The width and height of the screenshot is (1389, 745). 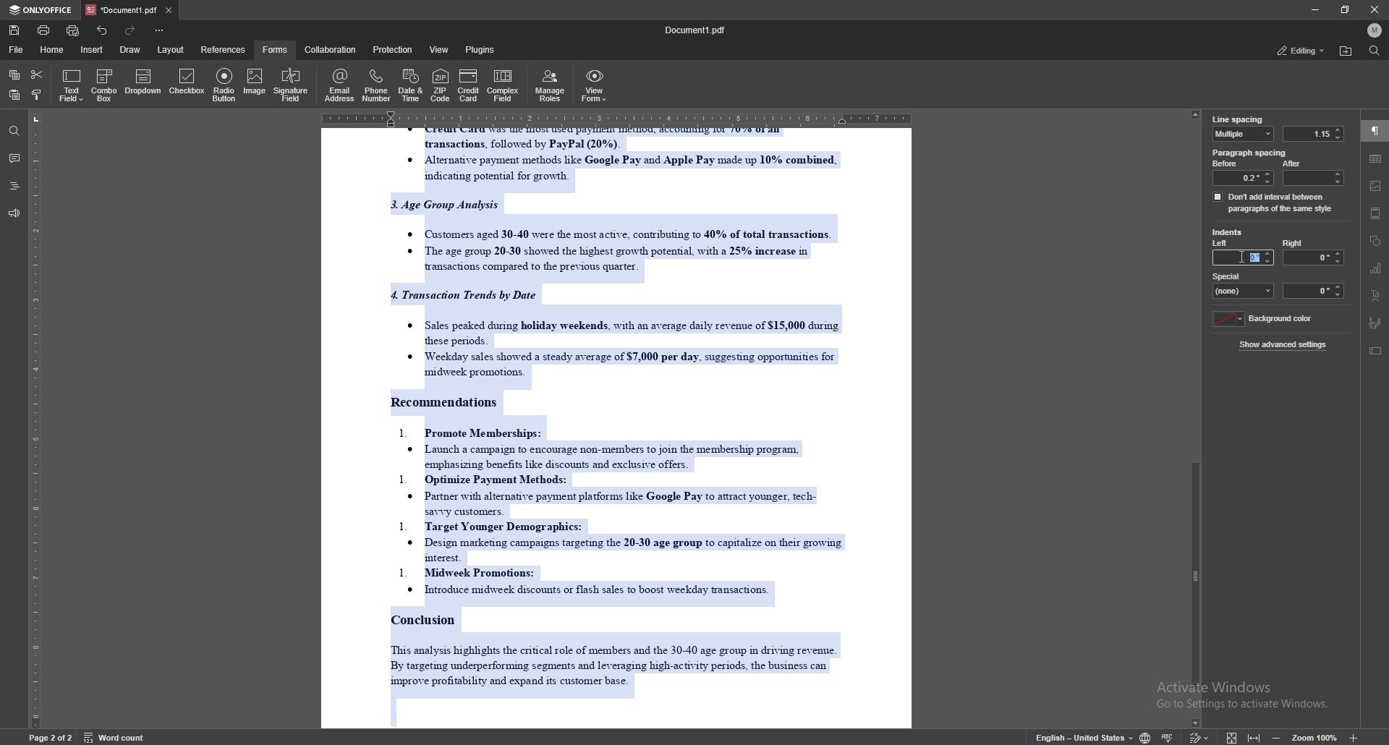 I want to click on file, so click(x=17, y=50).